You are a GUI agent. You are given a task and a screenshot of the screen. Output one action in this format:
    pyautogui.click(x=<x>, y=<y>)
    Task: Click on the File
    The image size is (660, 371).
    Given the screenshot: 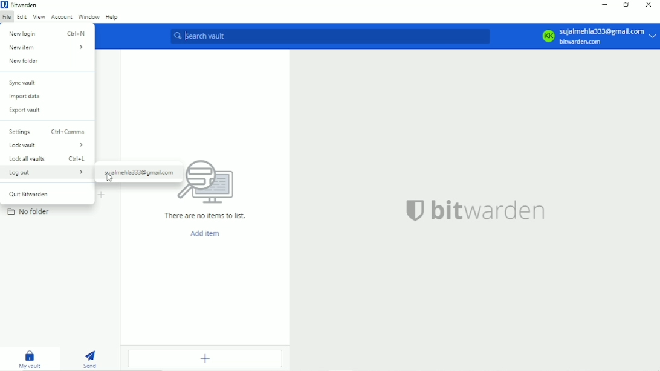 What is the action you would take?
    pyautogui.click(x=6, y=17)
    